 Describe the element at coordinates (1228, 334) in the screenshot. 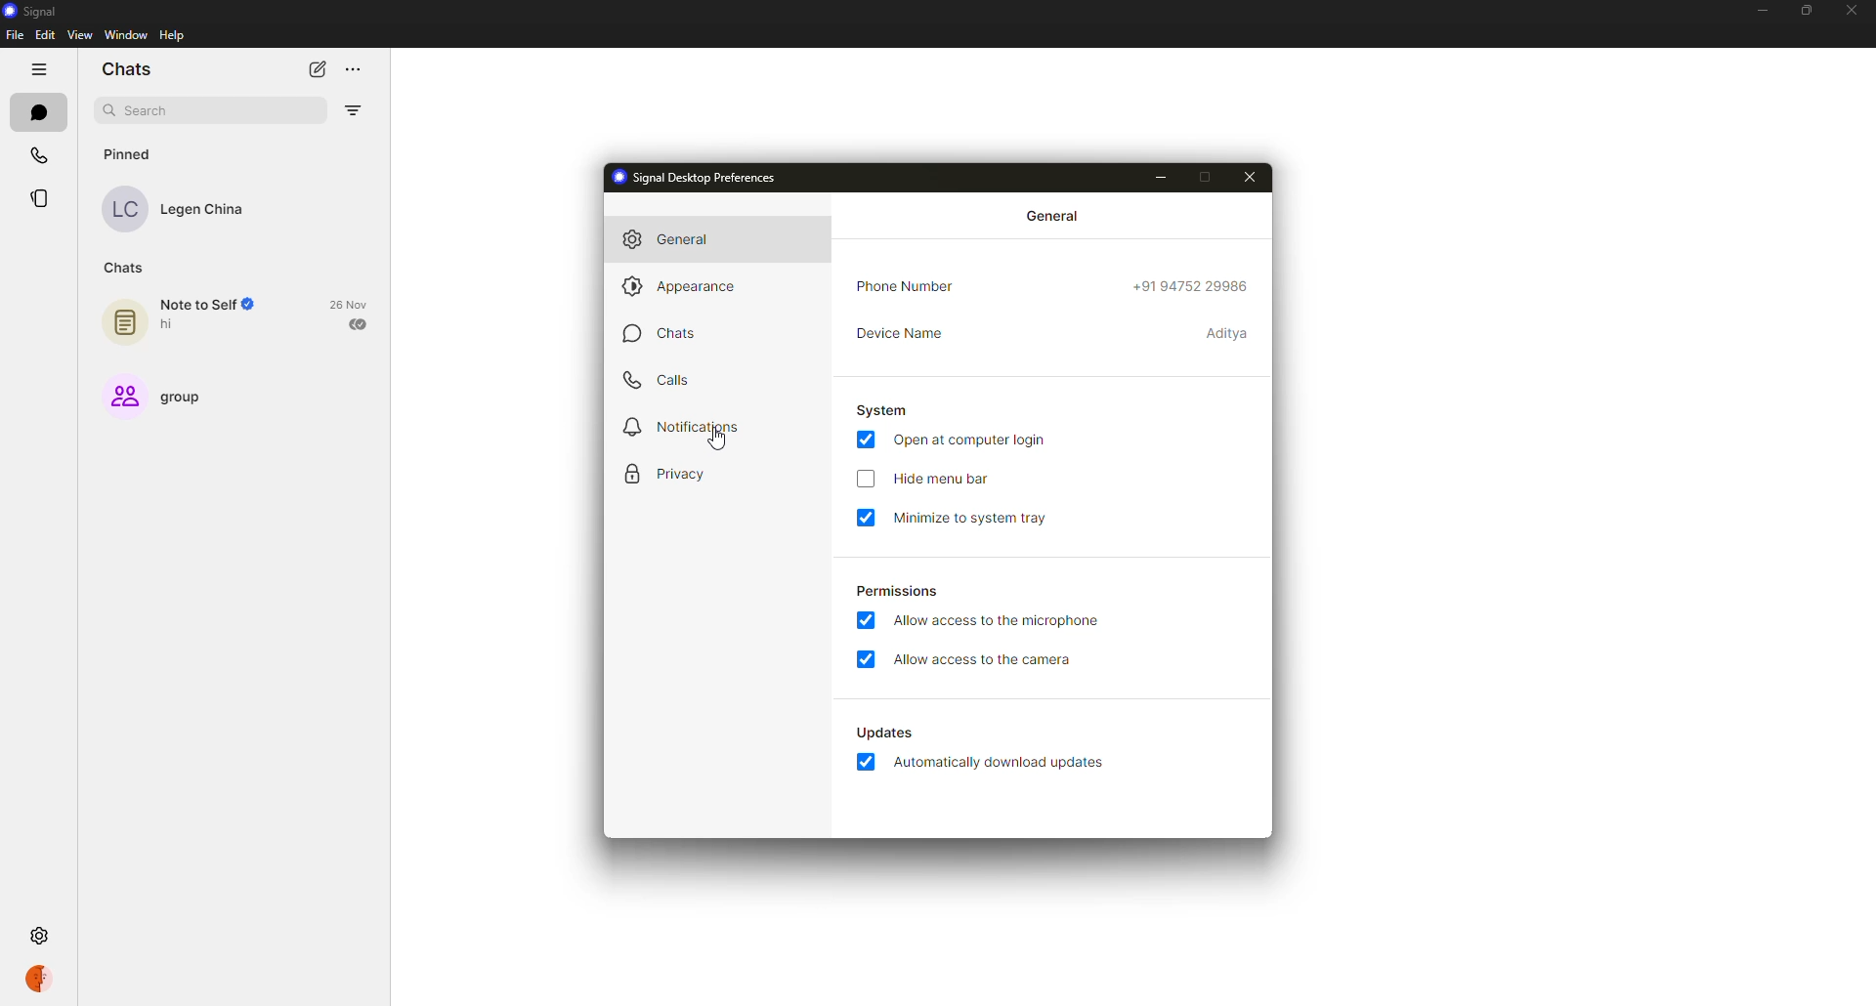

I see `device name` at that location.